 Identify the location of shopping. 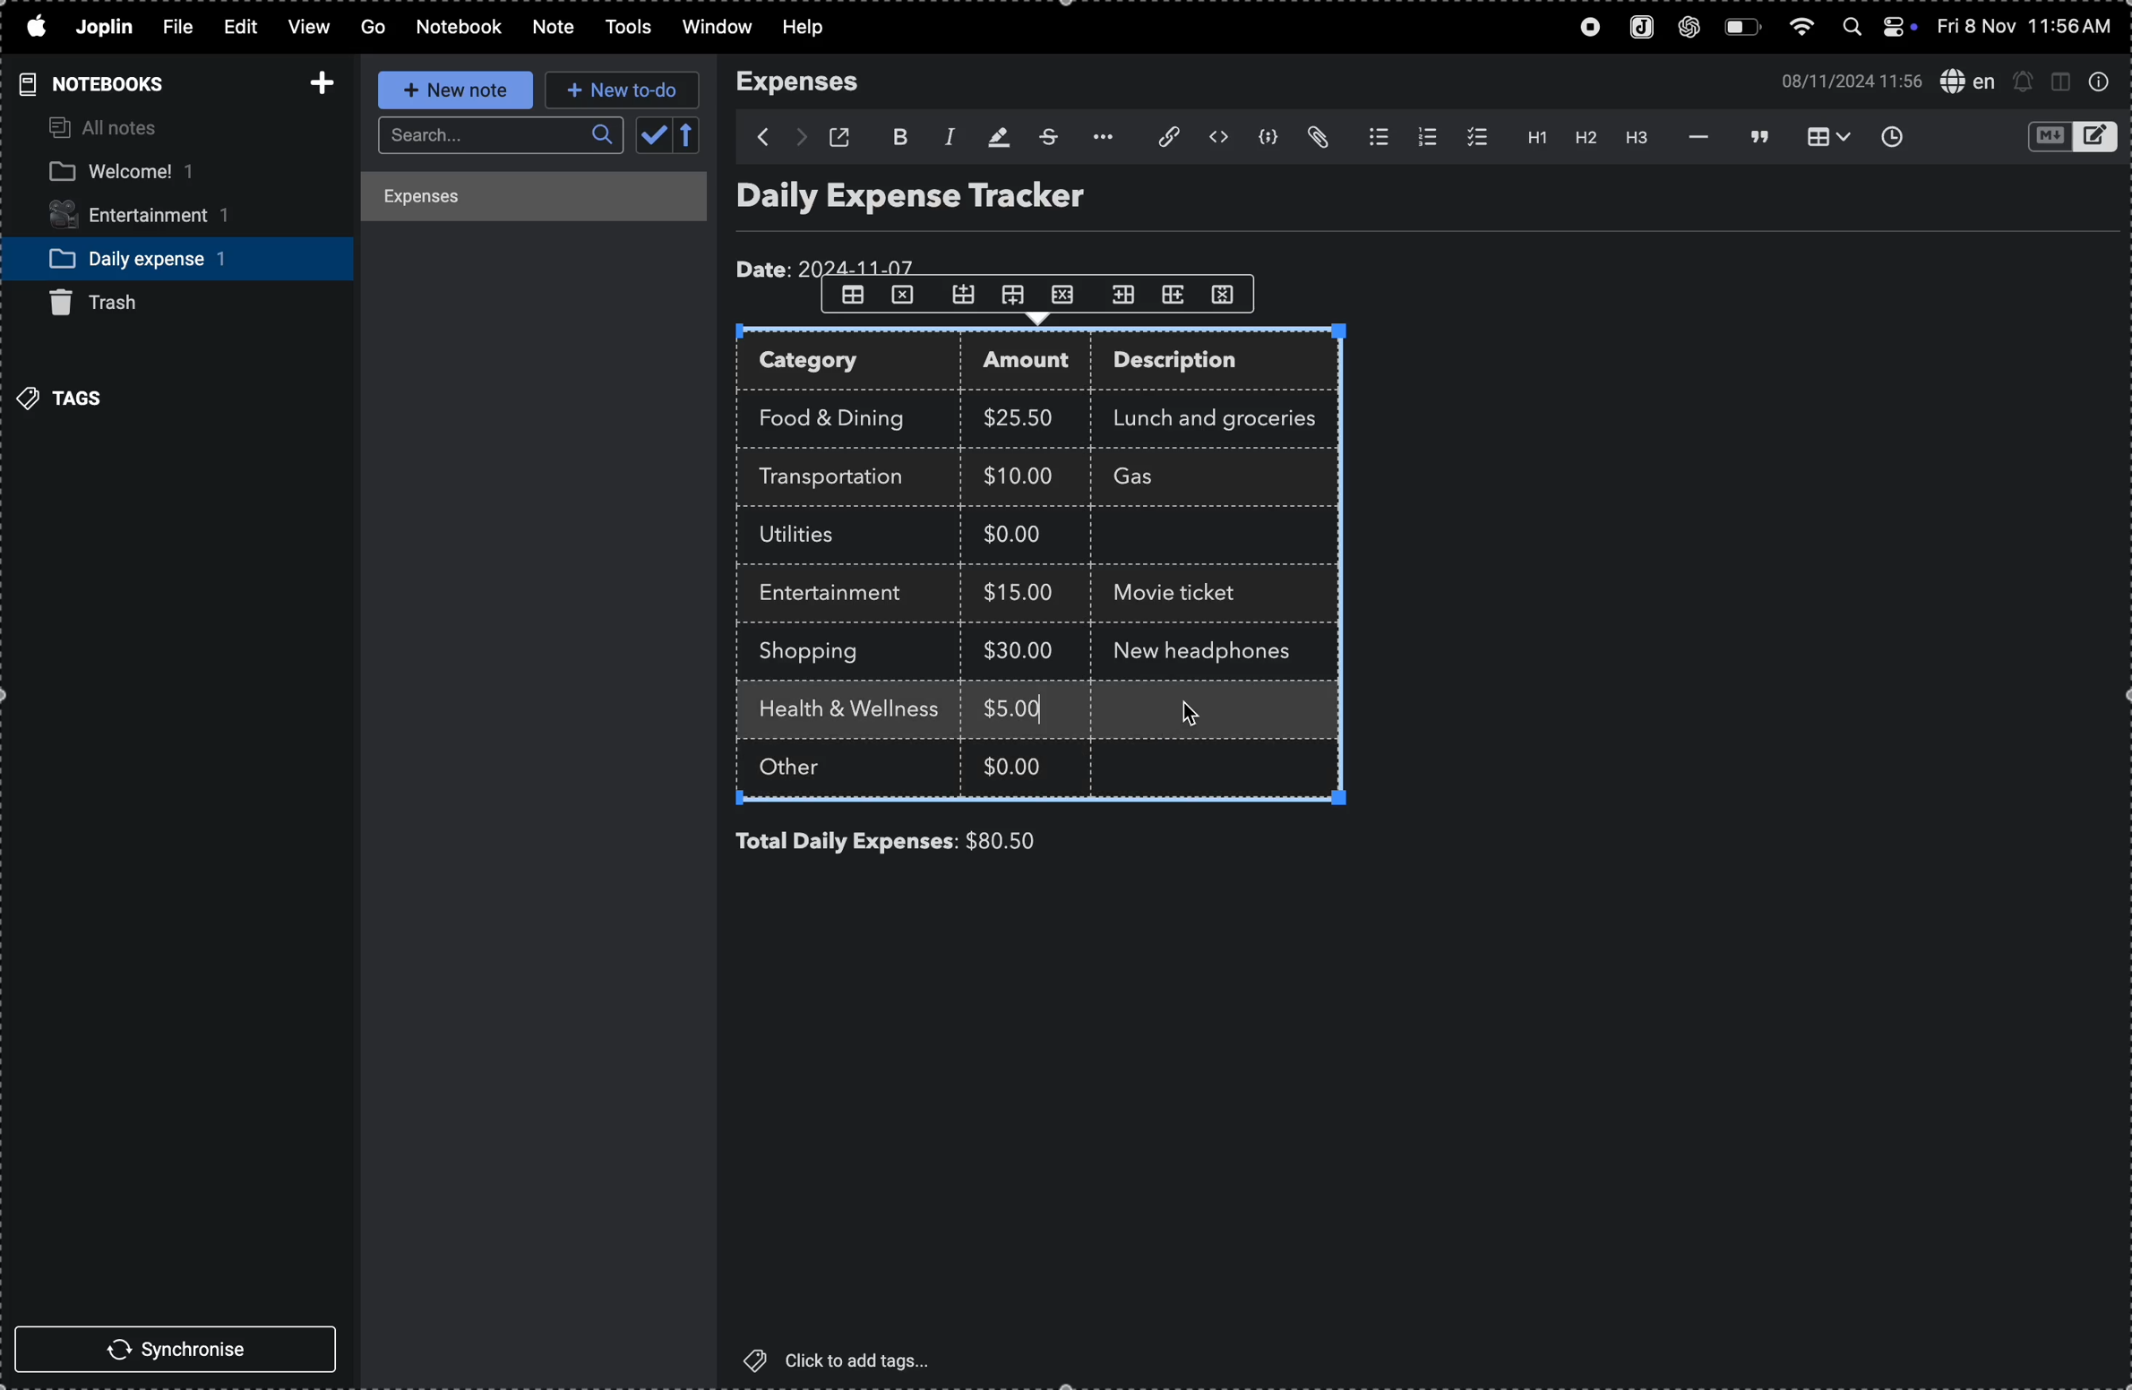
(822, 652).